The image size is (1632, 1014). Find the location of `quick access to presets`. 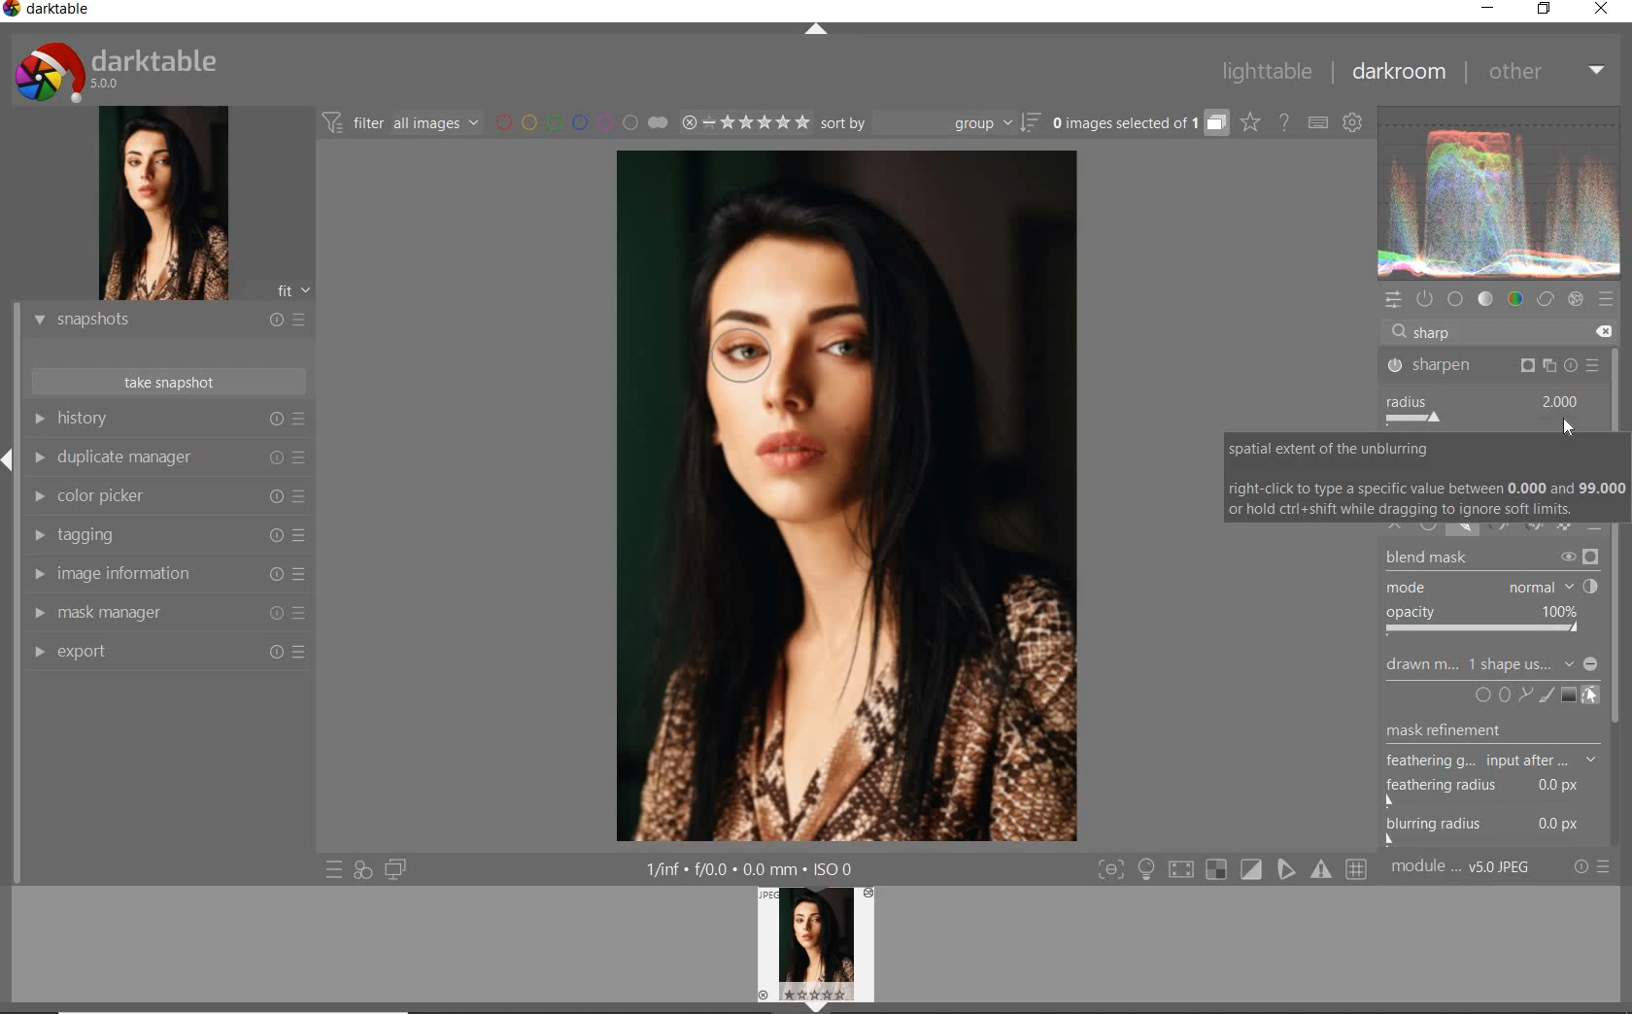

quick access to presets is located at coordinates (335, 869).